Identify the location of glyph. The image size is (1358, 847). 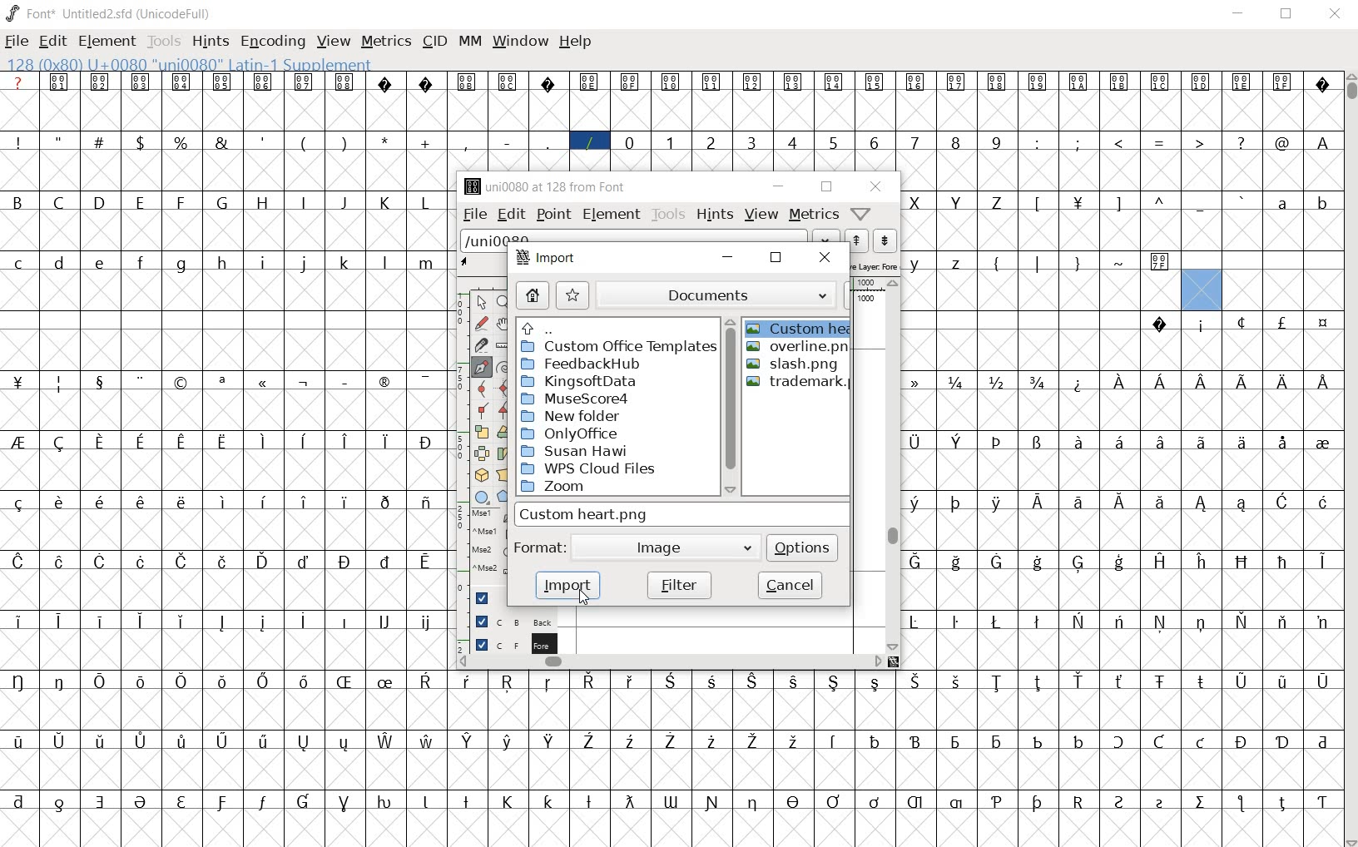
(915, 83).